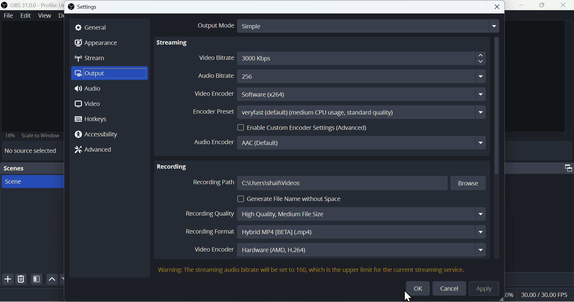  Describe the element at coordinates (95, 27) in the screenshot. I see `General` at that location.